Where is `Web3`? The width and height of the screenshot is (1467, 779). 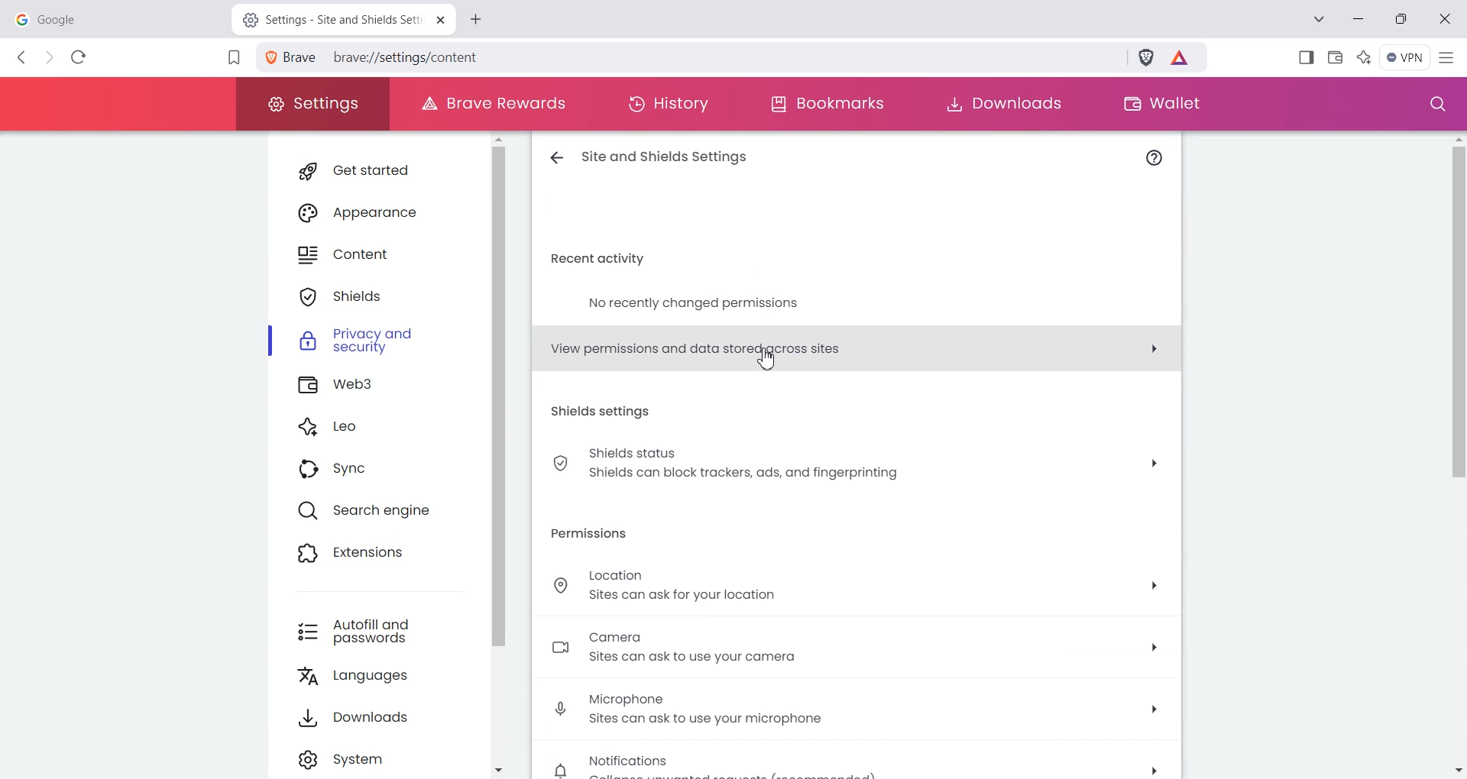
Web3 is located at coordinates (379, 386).